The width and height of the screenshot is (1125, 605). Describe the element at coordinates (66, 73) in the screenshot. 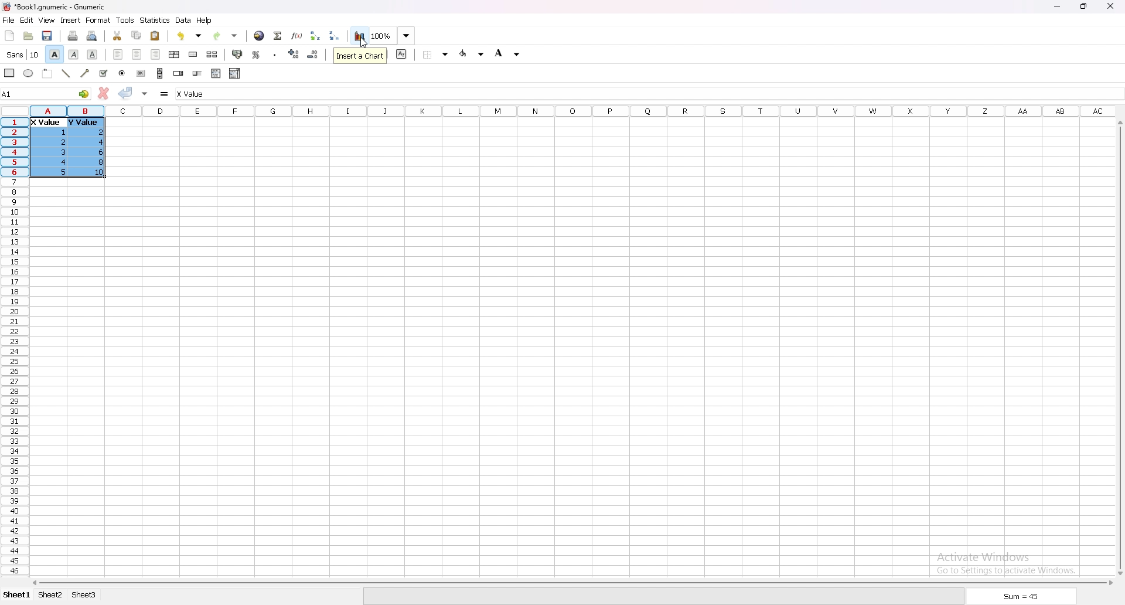

I see `line` at that location.